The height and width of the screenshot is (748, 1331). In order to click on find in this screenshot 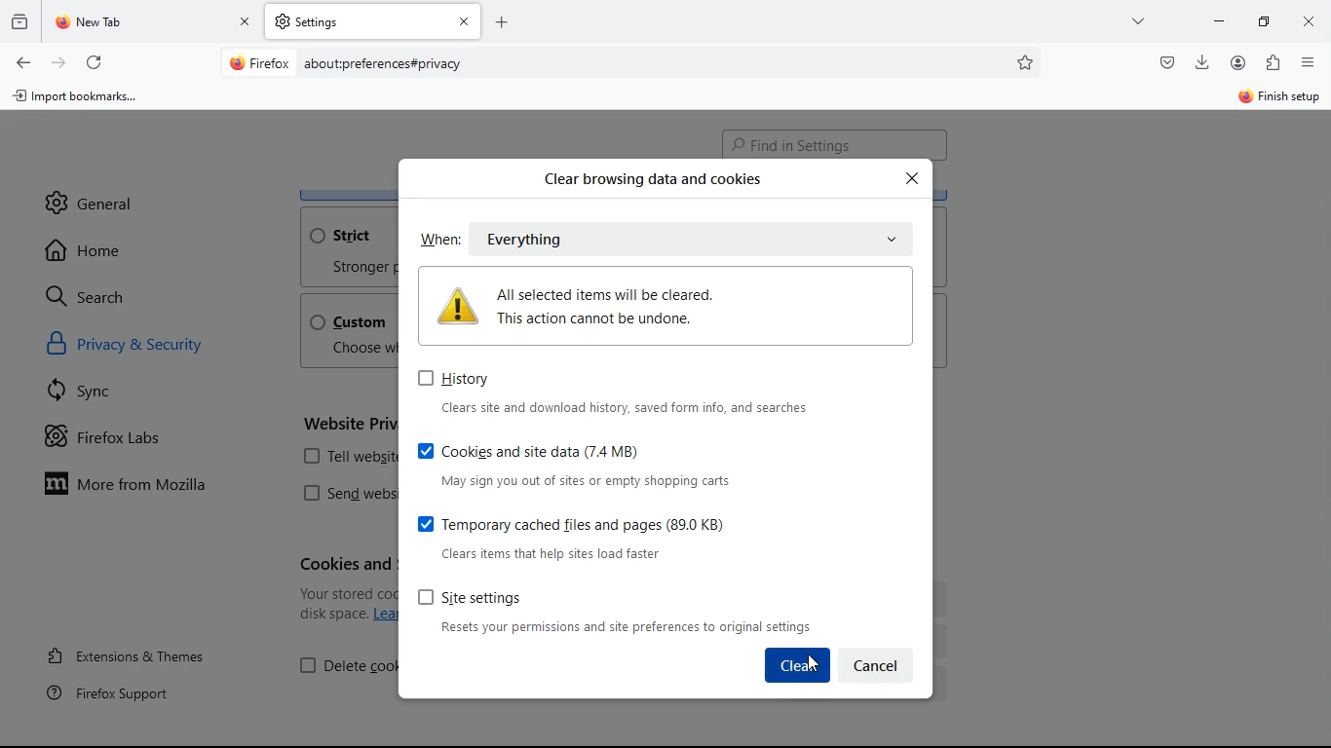, I will do `click(834, 142)`.